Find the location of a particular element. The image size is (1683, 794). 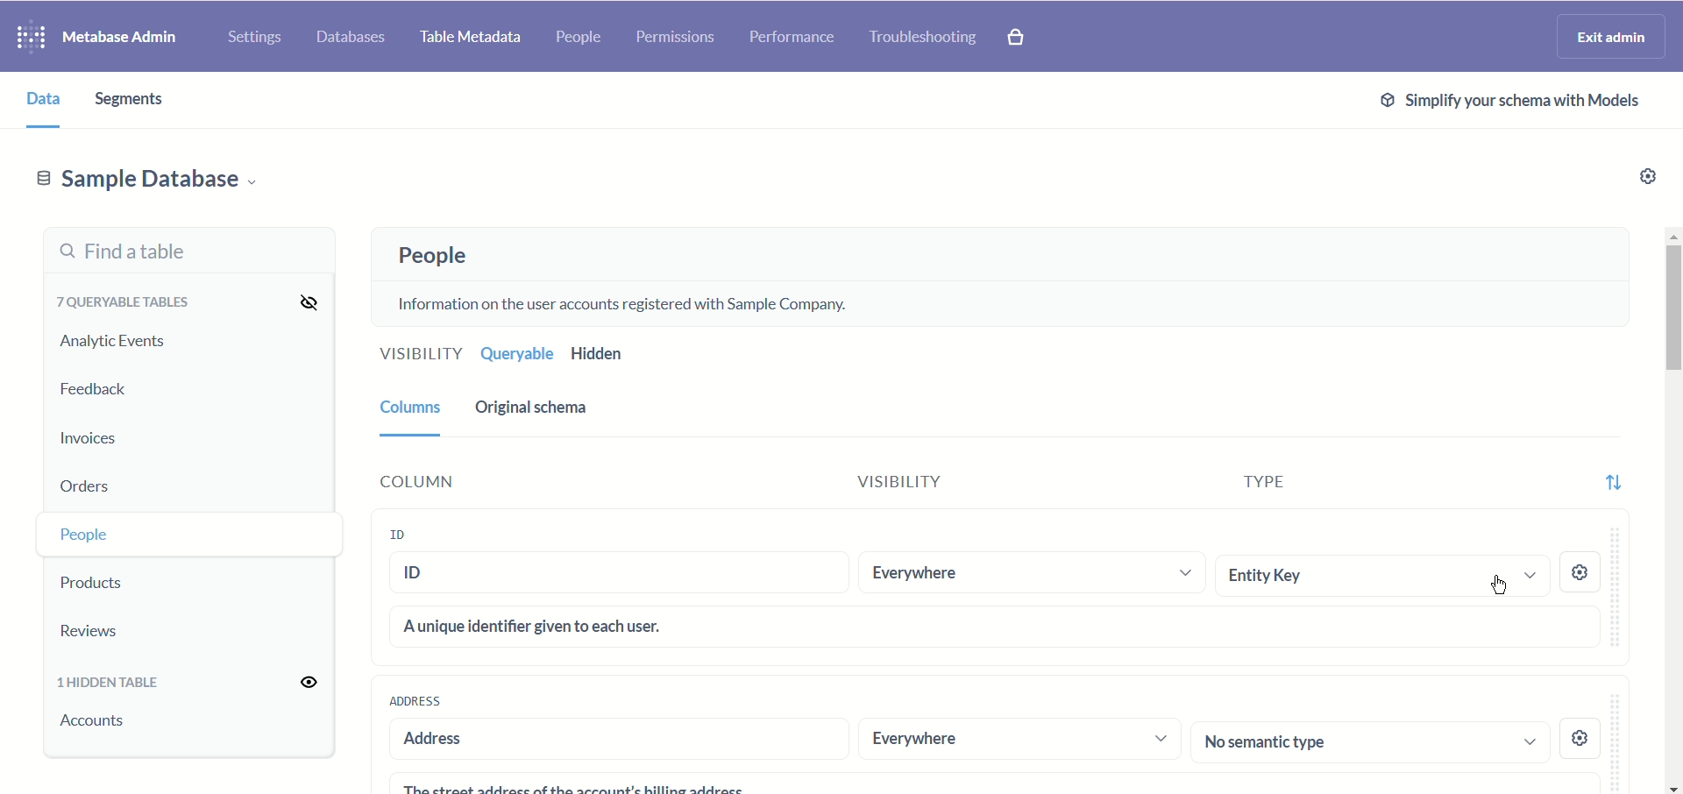

Sample database is located at coordinates (146, 178).